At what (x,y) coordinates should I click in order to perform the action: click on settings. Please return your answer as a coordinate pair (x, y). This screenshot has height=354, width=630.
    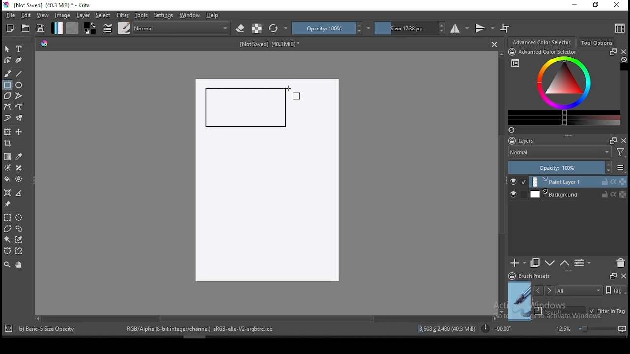
    Looking at the image, I should click on (163, 15).